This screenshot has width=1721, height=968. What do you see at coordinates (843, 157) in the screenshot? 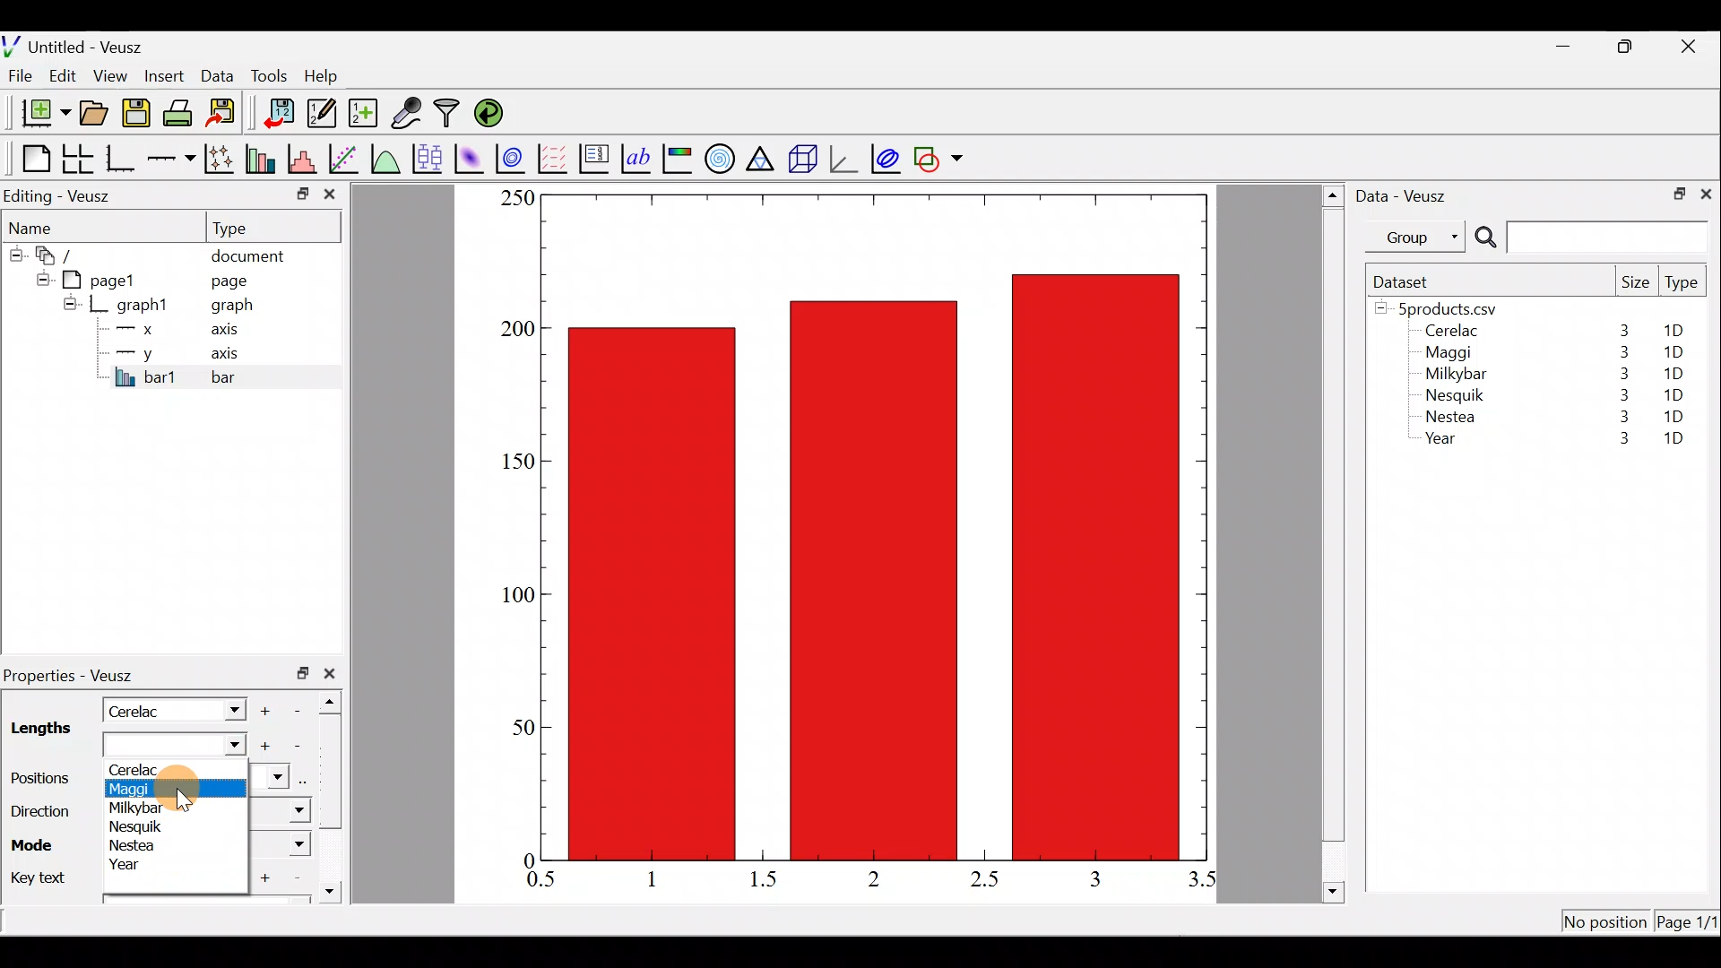
I see `3d graph` at bounding box center [843, 157].